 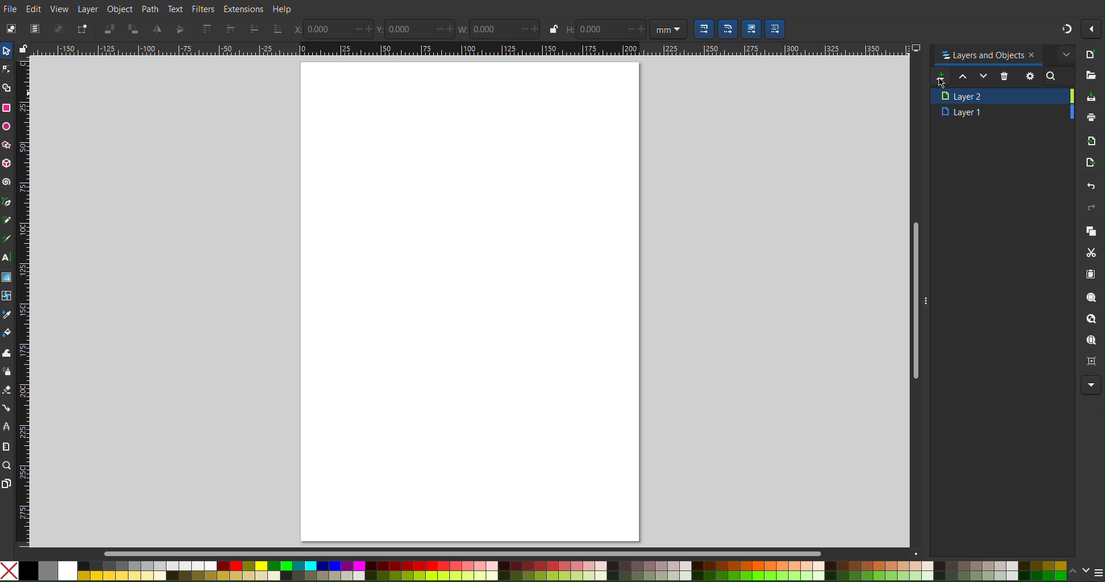 What do you see at coordinates (9, 202) in the screenshot?
I see `Pen Tool` at bounding box center [9, 202].